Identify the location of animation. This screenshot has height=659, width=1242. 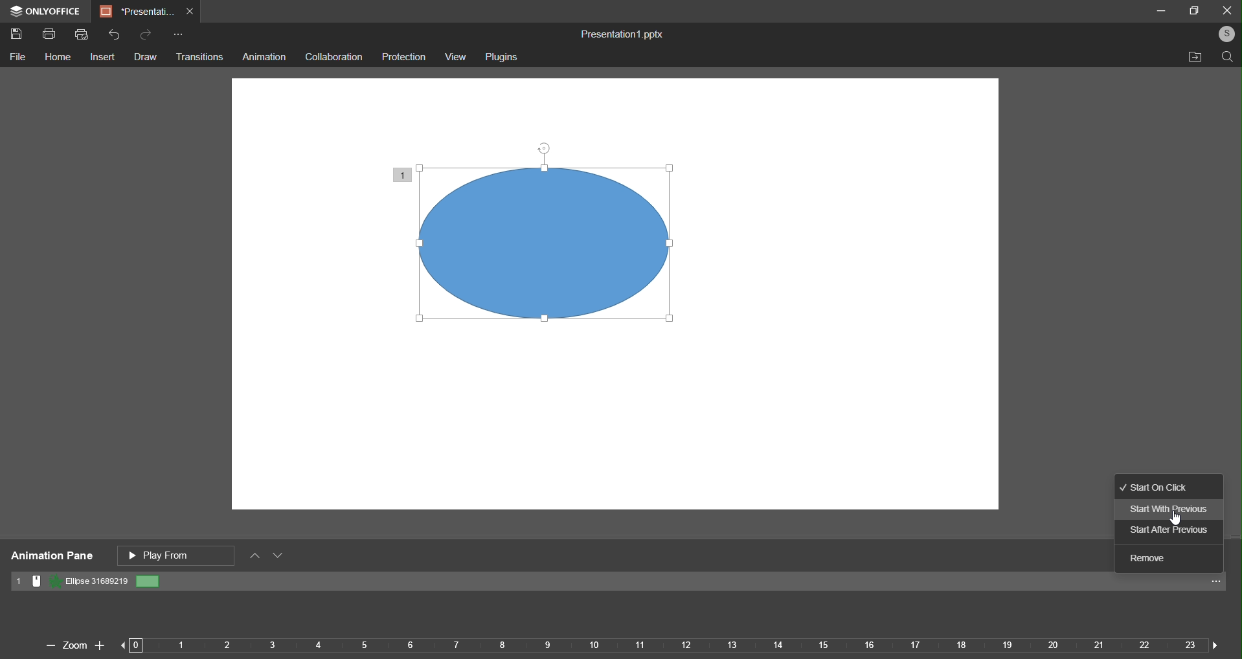
(265, 58).